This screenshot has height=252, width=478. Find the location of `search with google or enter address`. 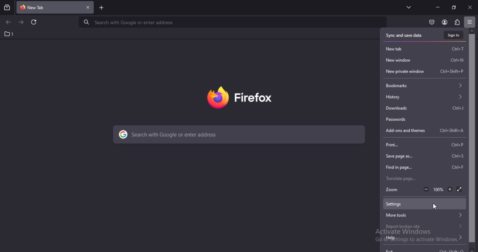

search with google or enter address is located at coordinates (231, 22).